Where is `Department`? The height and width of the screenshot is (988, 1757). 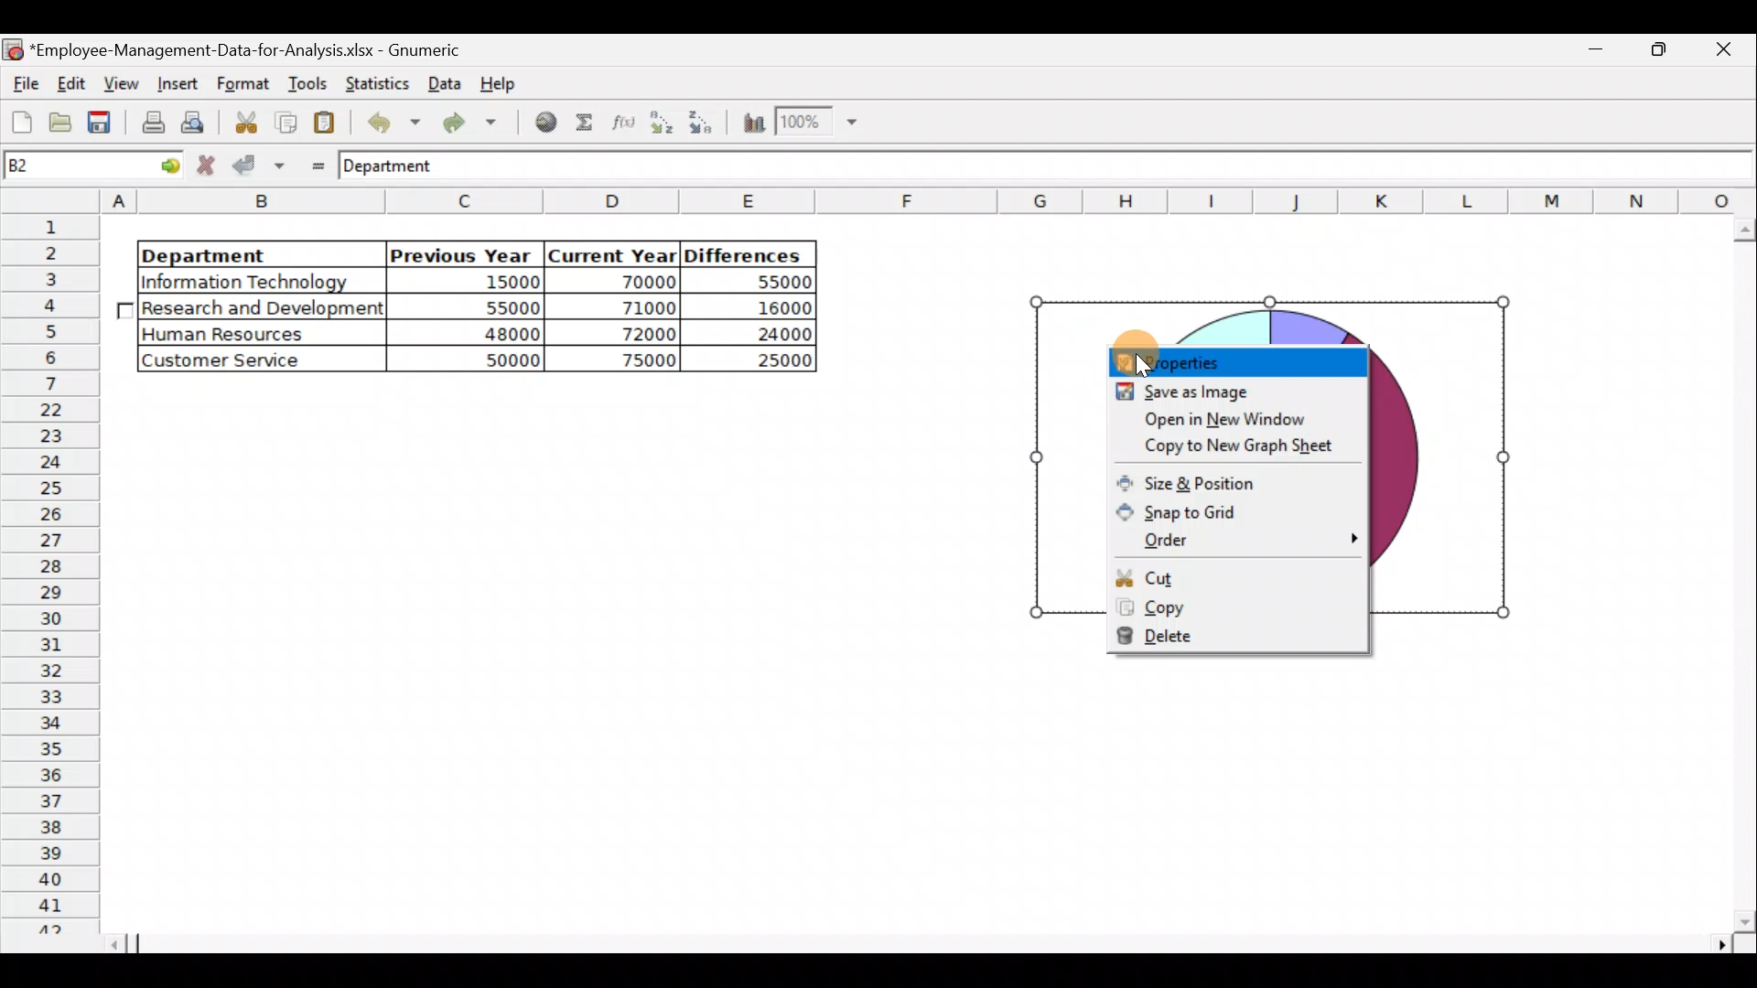 Department is located at coordinates (249, 254).